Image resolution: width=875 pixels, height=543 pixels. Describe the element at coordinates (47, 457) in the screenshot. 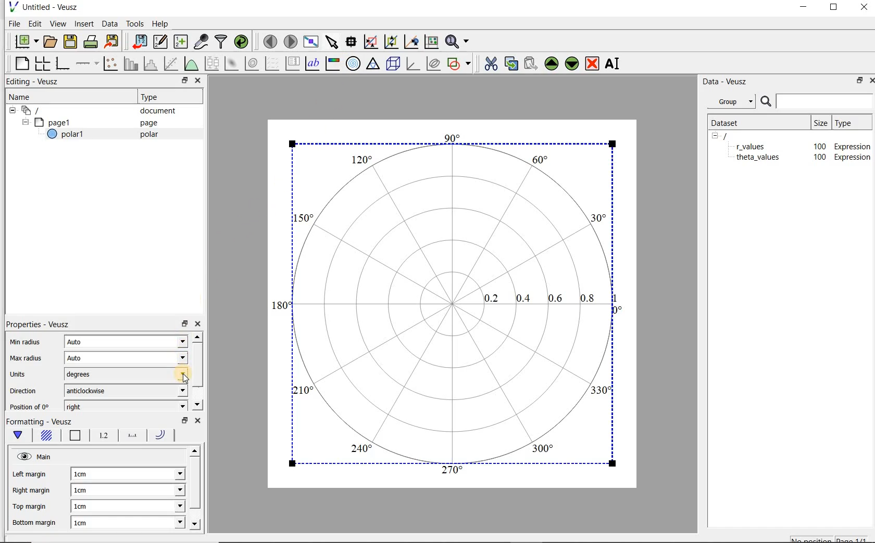

I see `Main` at that location.